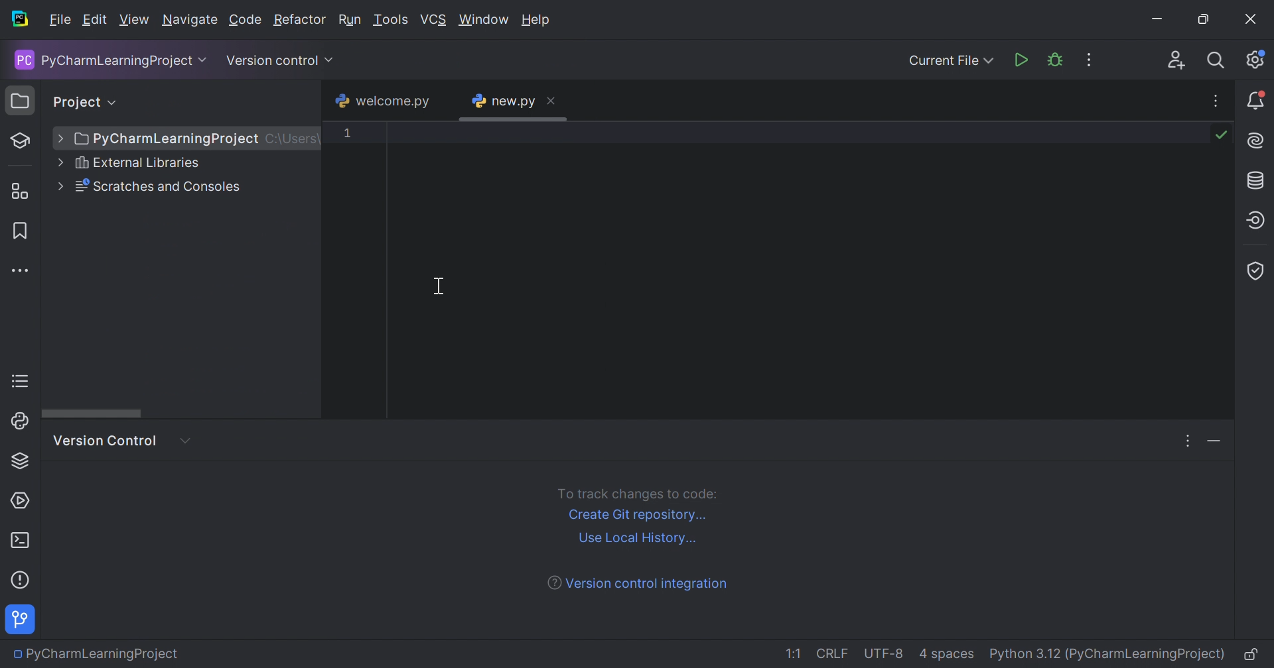  I want to click on Run 'new.py', so click(1020, 62).